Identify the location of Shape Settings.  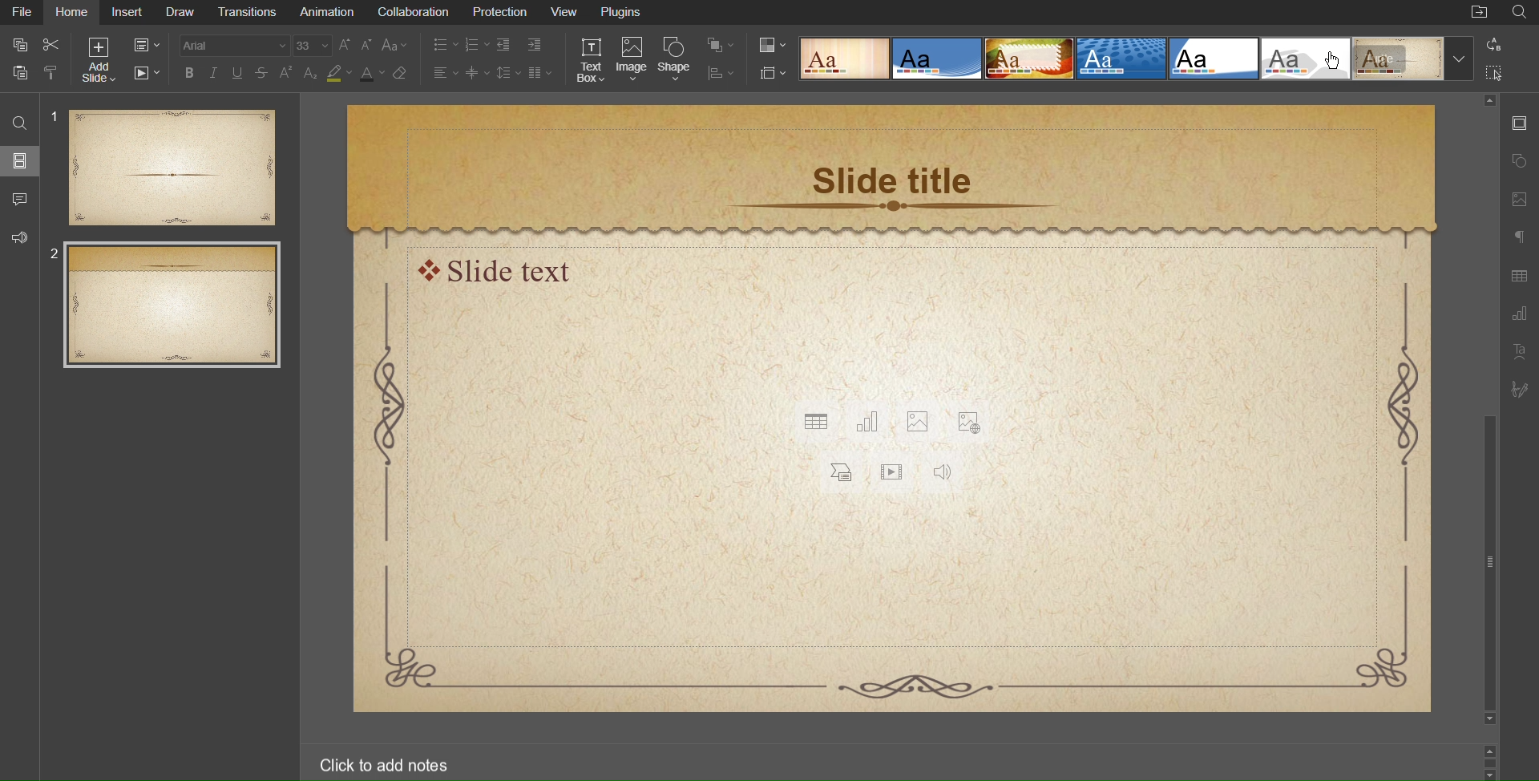
(1521, 159).